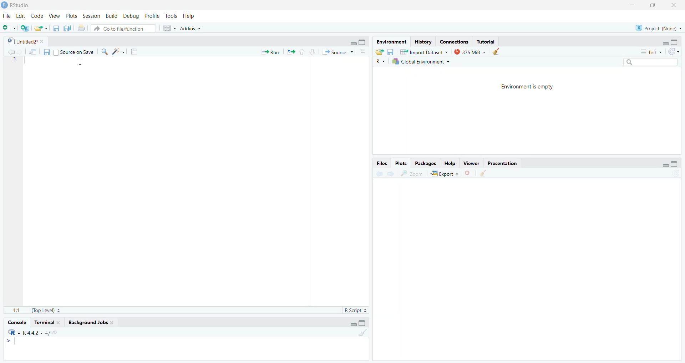  Describe the element at coordinates (472, 163) in the screenshot. I see `viewer` at that location.